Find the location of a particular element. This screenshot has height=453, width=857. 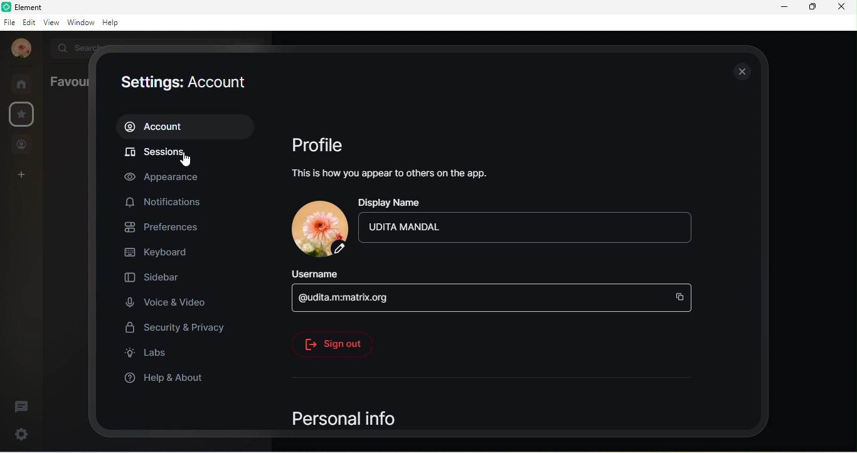

file is located at coordinates (9, 23).